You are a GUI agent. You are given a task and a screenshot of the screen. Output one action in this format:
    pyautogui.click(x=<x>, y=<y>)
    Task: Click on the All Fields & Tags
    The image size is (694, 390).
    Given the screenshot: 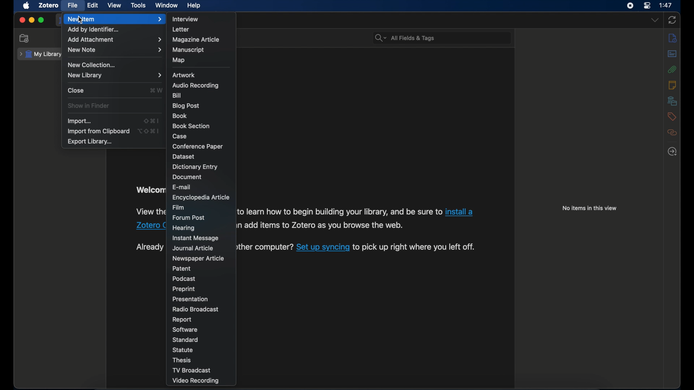 What is the action you would take?
    pyautogui.click(x=441, y=37)
    